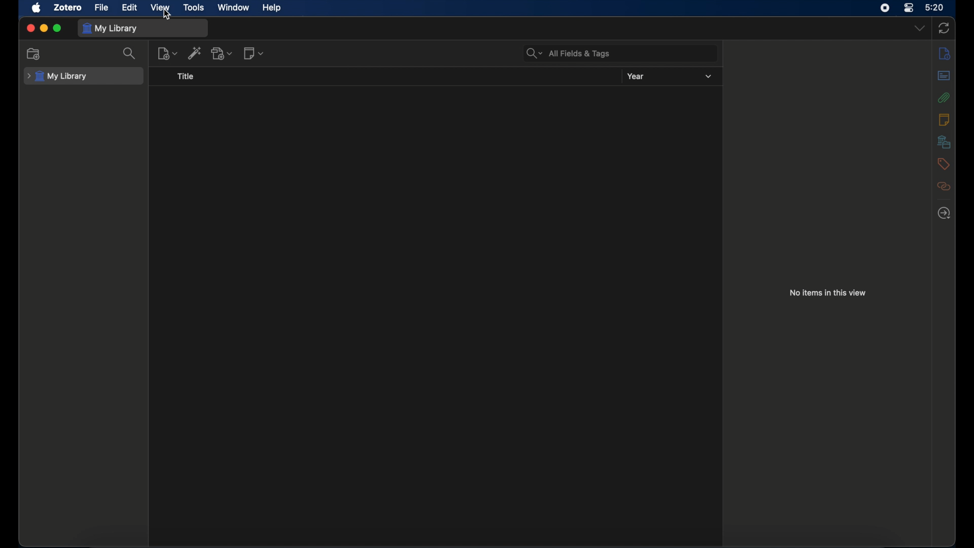 The height and width of the screenshot is (548, 974). I want to click on year, so click(636, 76).